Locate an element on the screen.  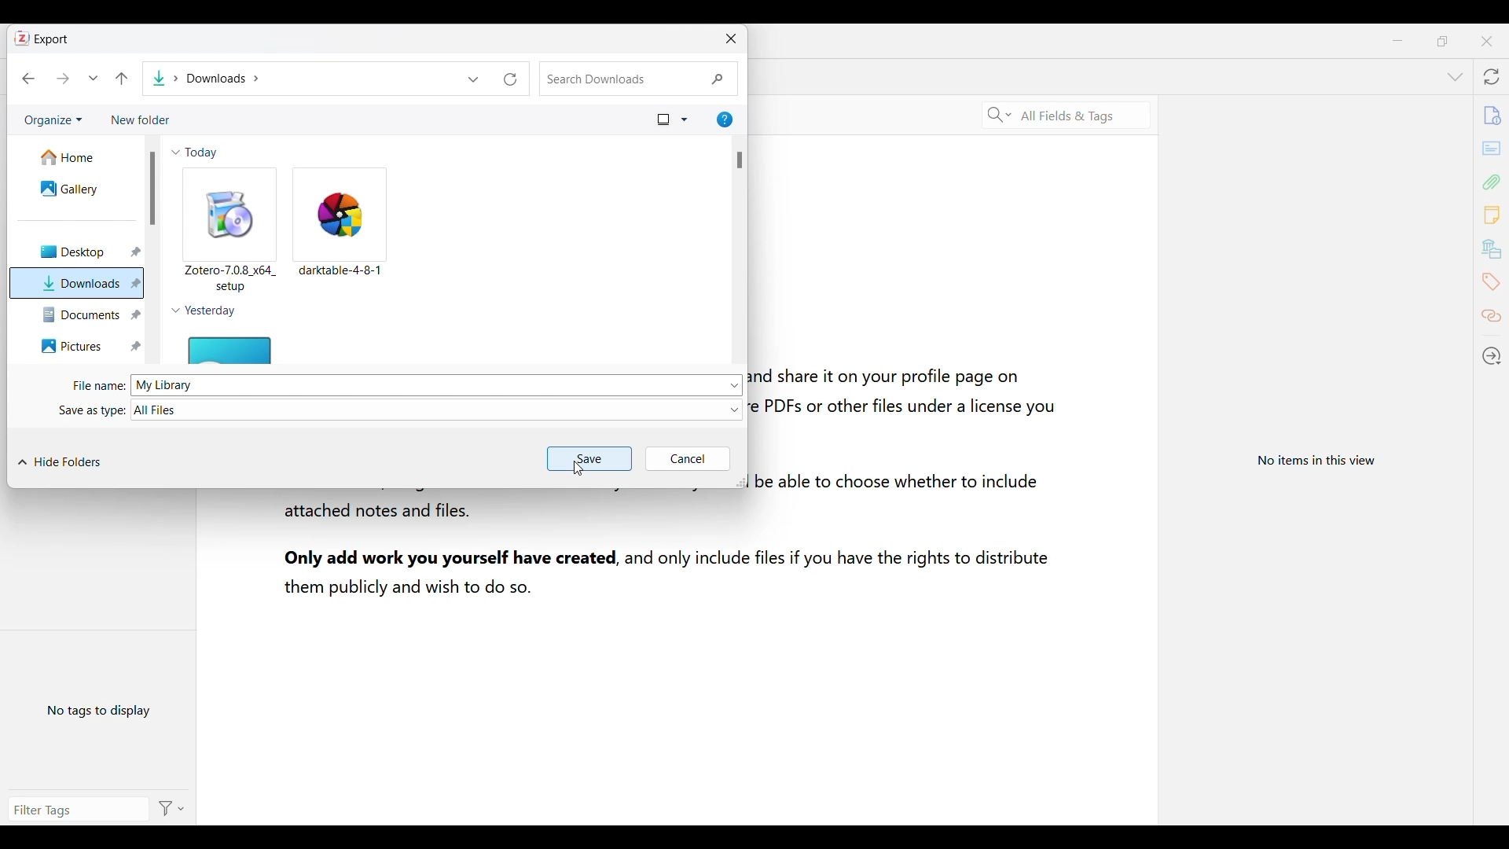
Export is located at coordinates (42, 39).